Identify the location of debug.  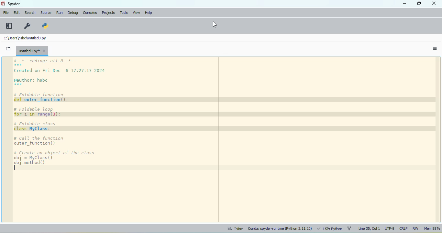
(73, 13).